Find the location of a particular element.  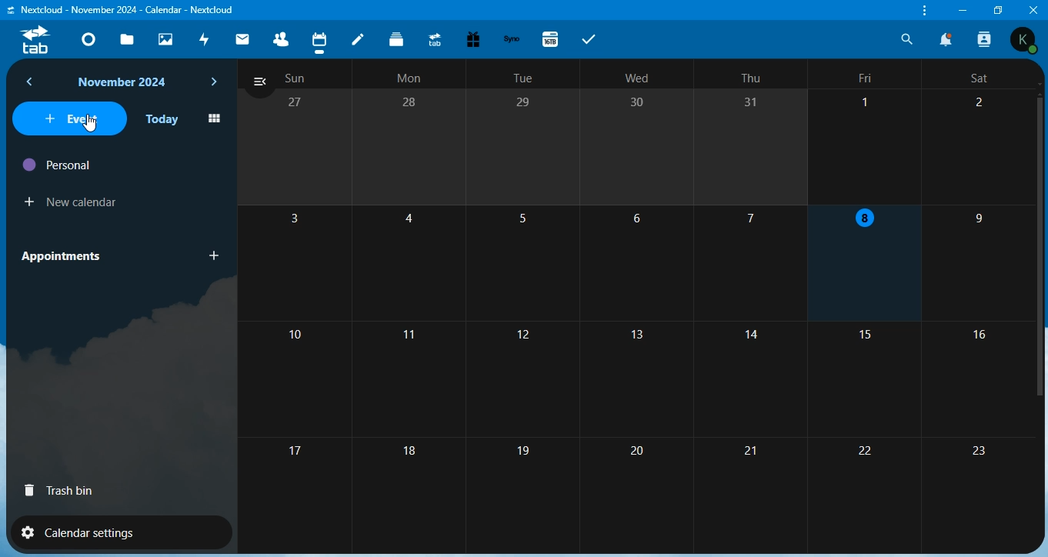

customize and control nextcloud is located at coordinates (925, 12).